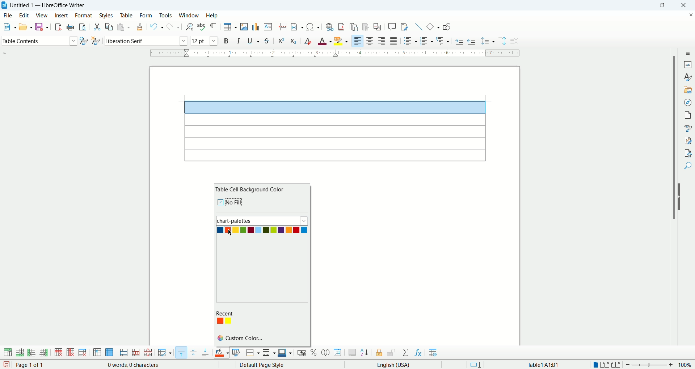 The width and height of the screenshot is (695, 369). I want to click on split table, so click(147, 353).